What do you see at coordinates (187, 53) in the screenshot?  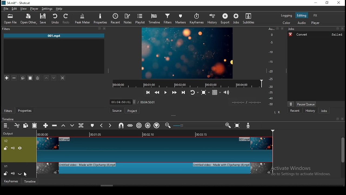 I see `video` at bounding box center [187, 53].